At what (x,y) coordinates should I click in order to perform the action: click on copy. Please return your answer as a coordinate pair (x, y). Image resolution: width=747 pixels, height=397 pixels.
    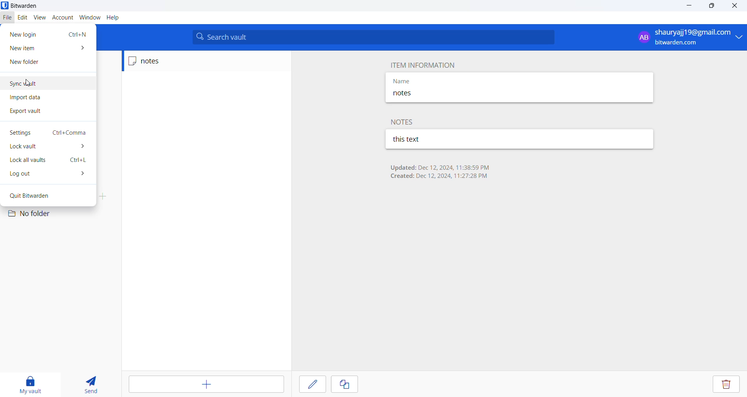
    Looking at the image, I should click on (345, 385).